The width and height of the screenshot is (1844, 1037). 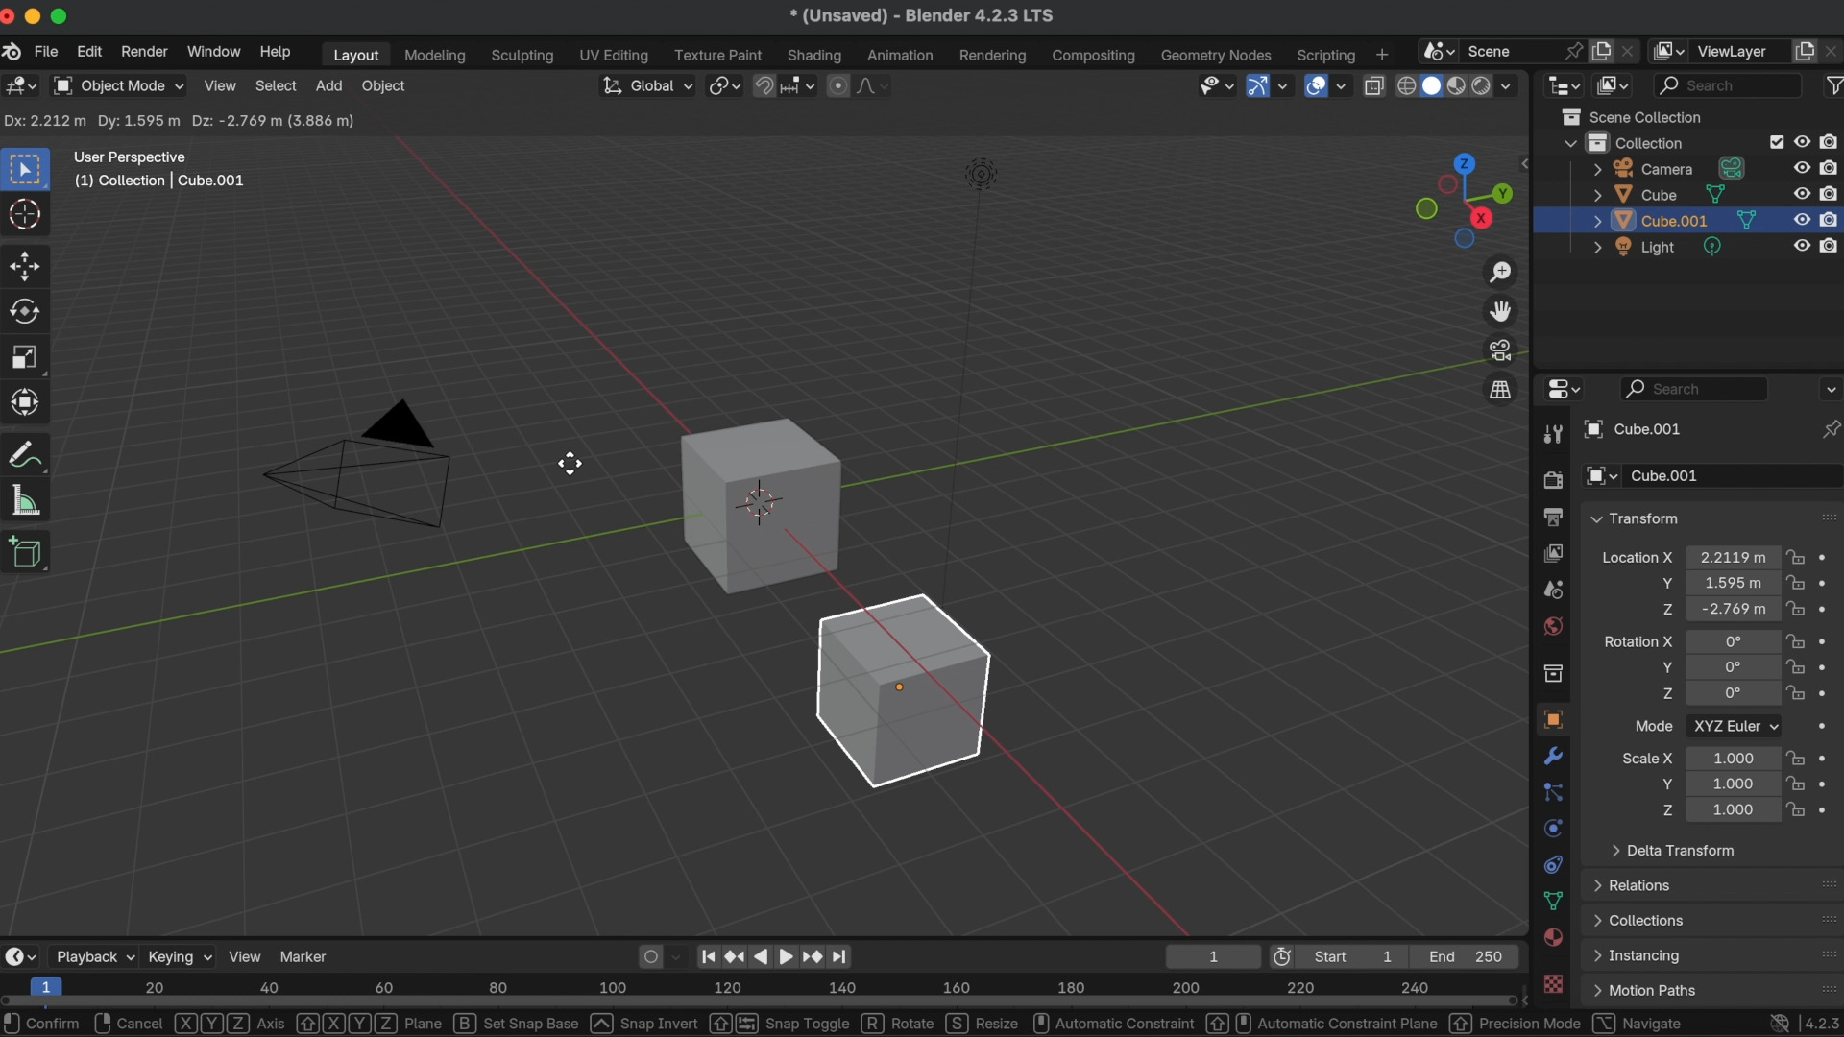 I want to click on Automatic Constraint, so click(x=1112, y=1023).